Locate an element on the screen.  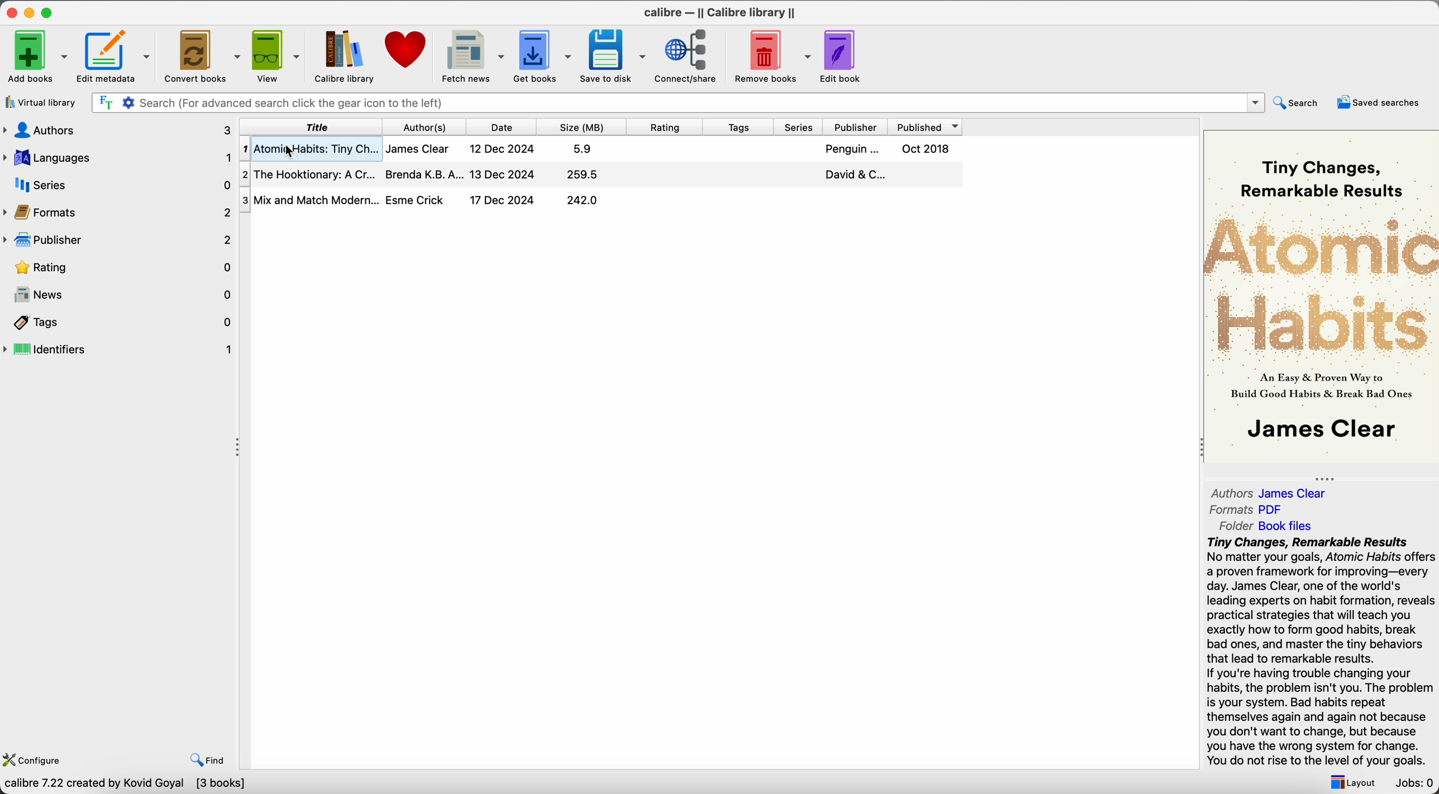
Add books is located at coordinates (36, 56).